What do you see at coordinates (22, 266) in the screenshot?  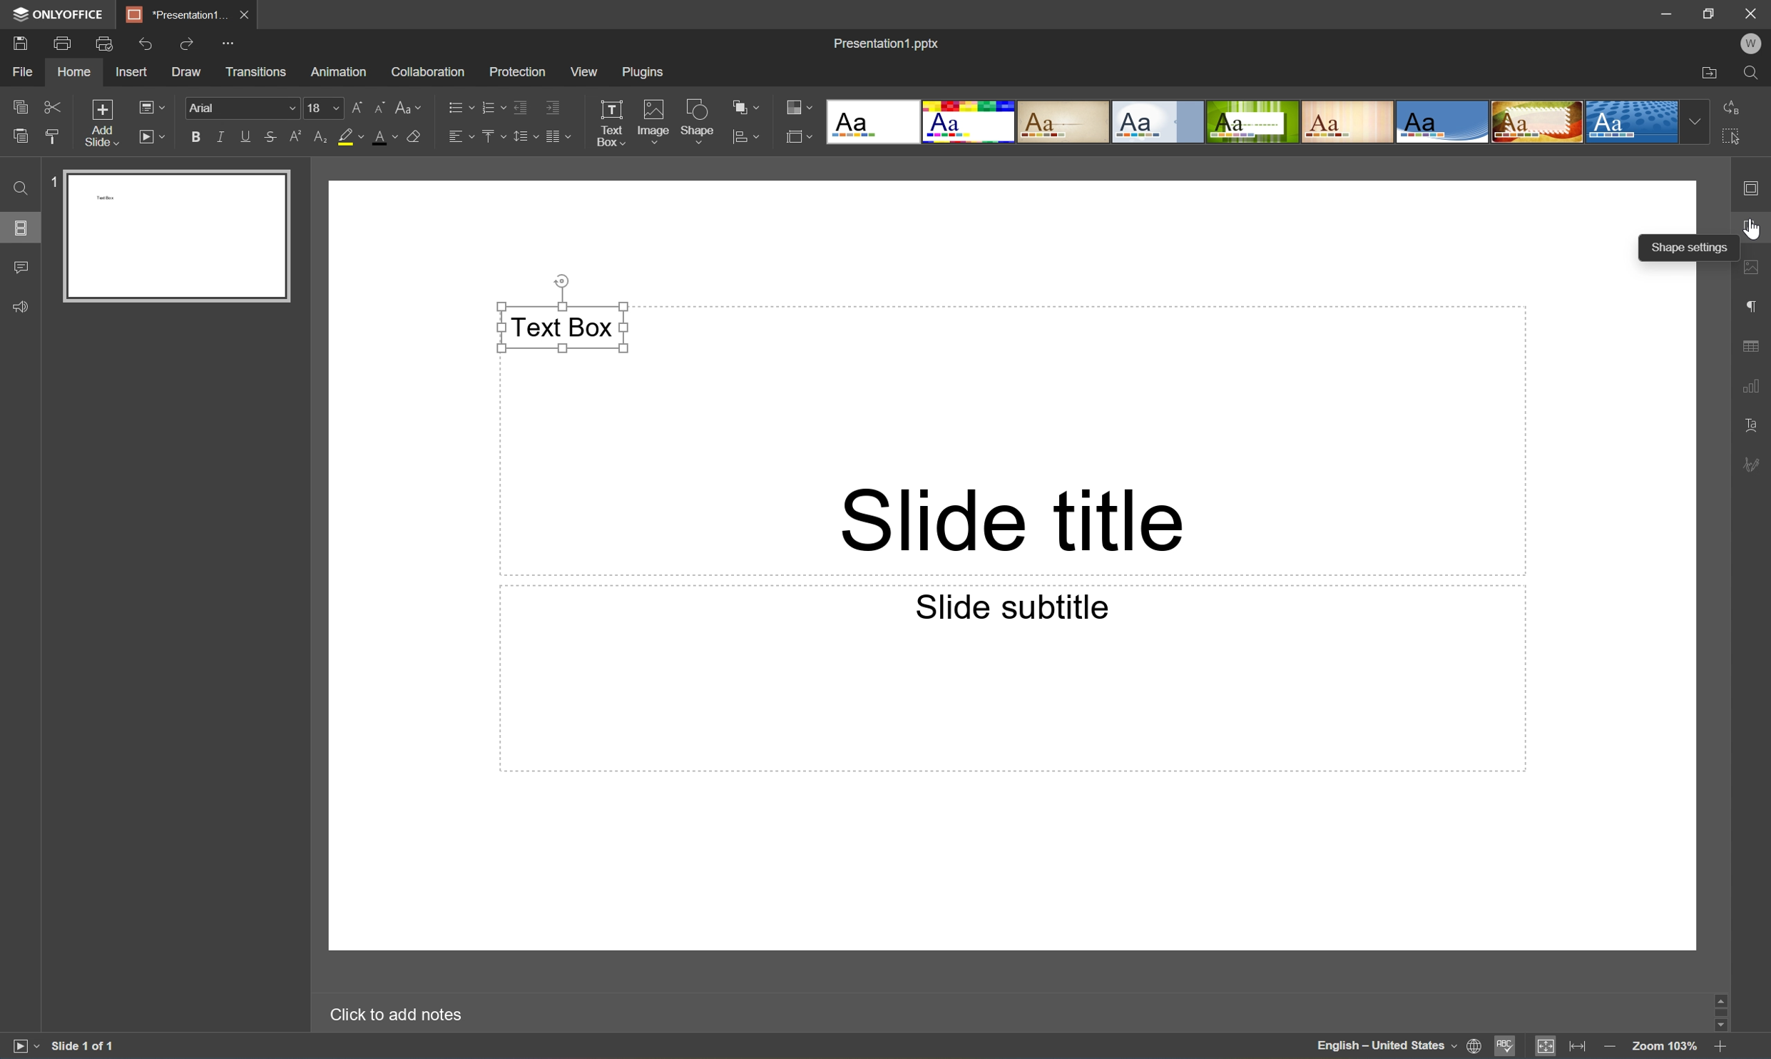 I see `Comments` at bounding box center [22, 266].